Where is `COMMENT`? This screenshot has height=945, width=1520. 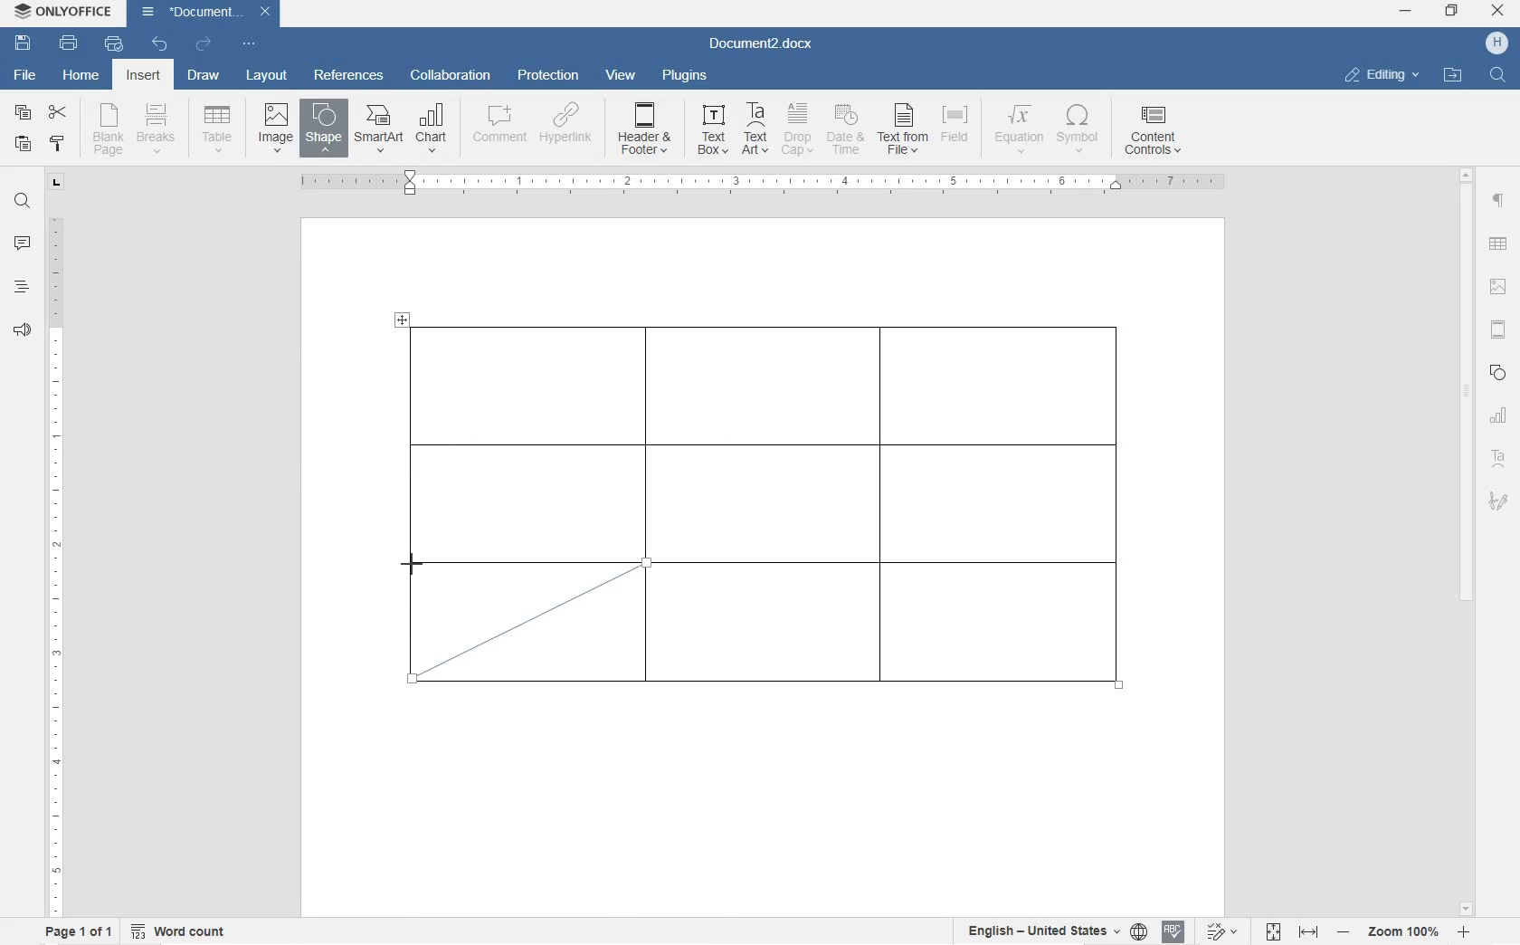
COMMENT is located at coordinates (499, 129).